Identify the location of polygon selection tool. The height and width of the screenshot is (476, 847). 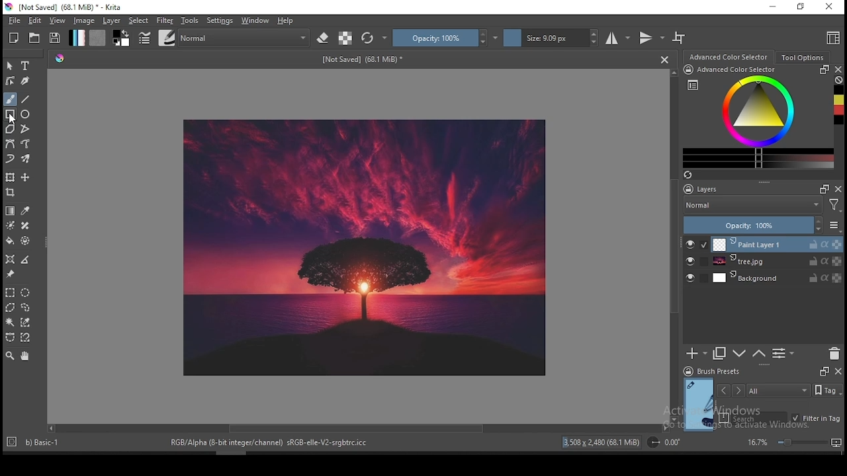
(8, 307).